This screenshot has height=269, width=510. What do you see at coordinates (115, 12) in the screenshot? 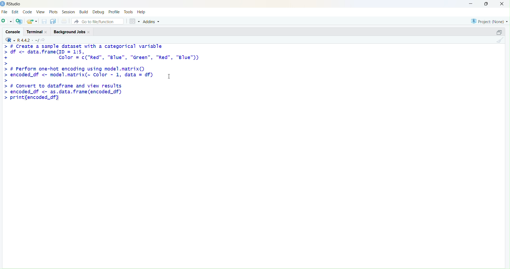
I see `profile` at bounding box center [115, 12].